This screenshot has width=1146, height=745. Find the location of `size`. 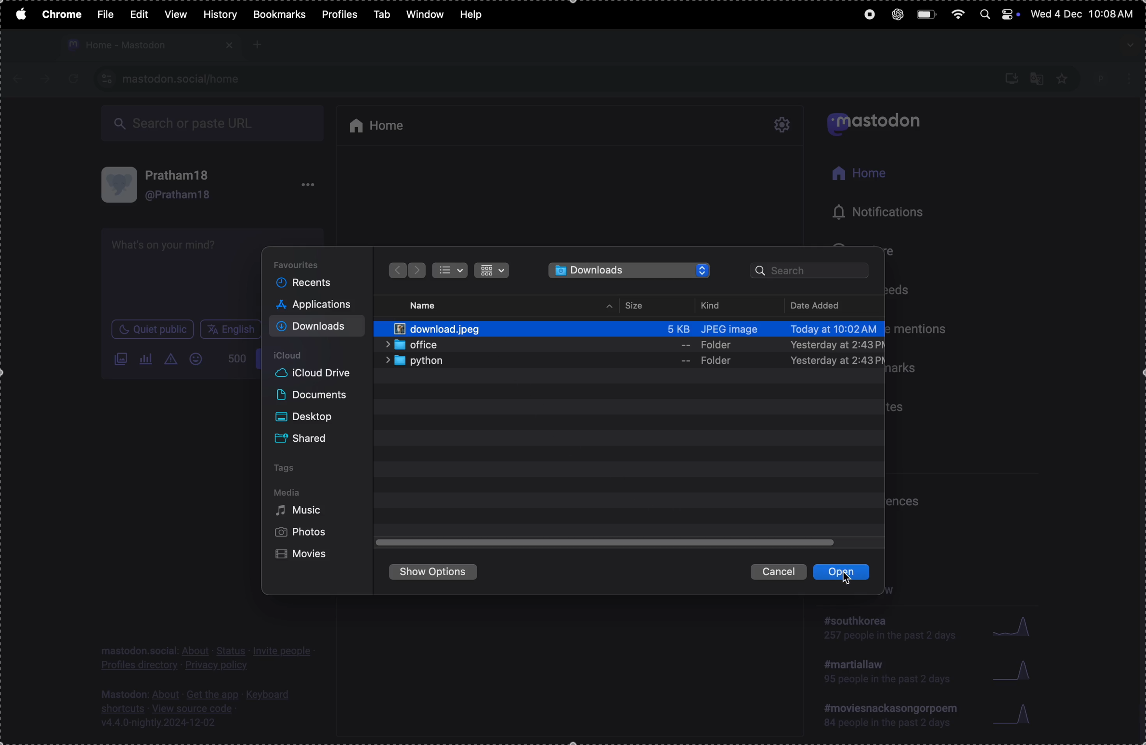

size is located at coordinates (638, 306).